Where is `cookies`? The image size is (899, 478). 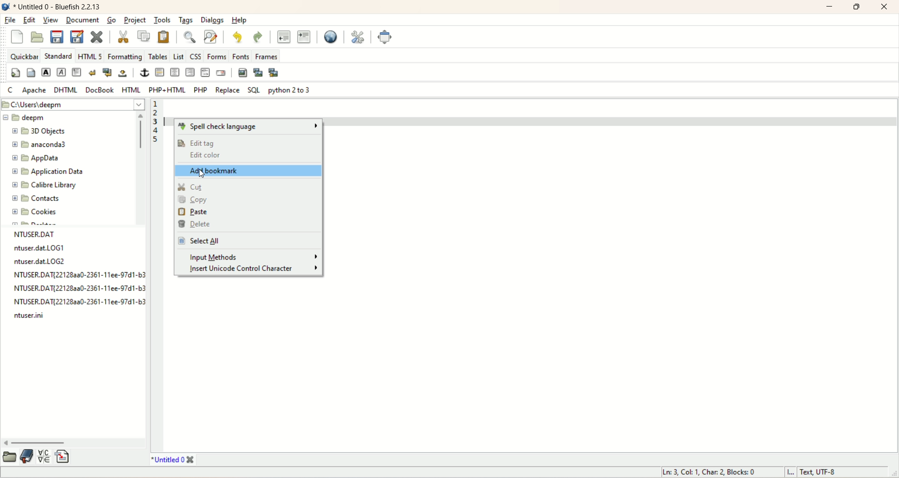 cookies is located at coordinates (34, 211).